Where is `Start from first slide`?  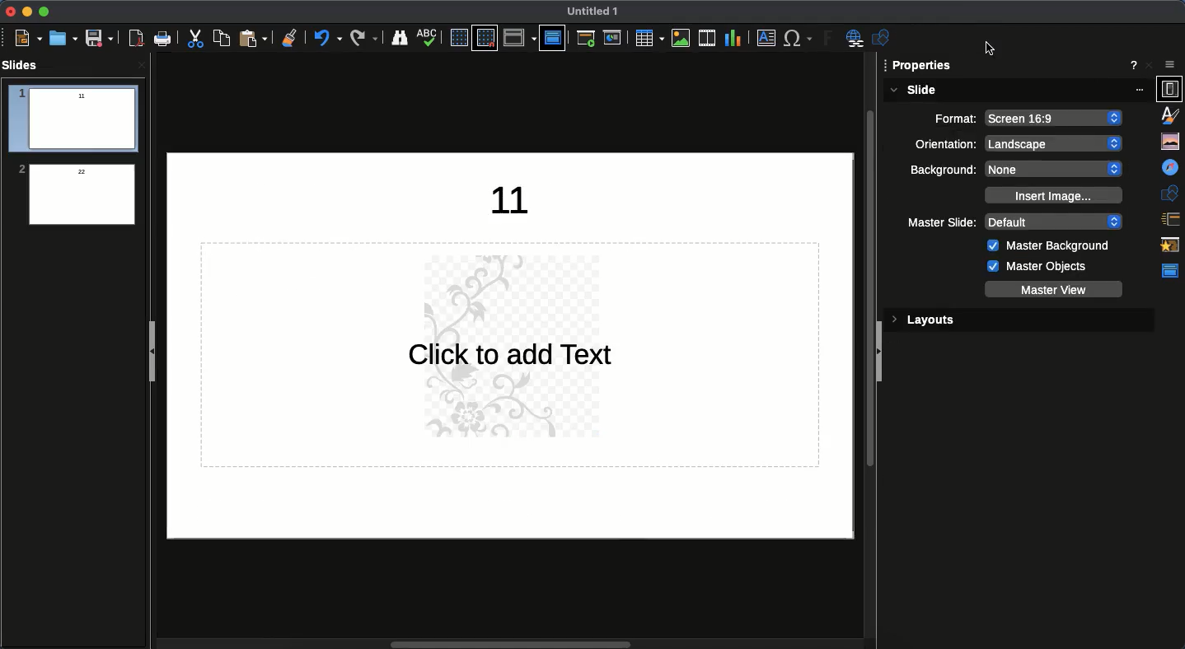 Start from first slide is located at coordinates (588, 40).